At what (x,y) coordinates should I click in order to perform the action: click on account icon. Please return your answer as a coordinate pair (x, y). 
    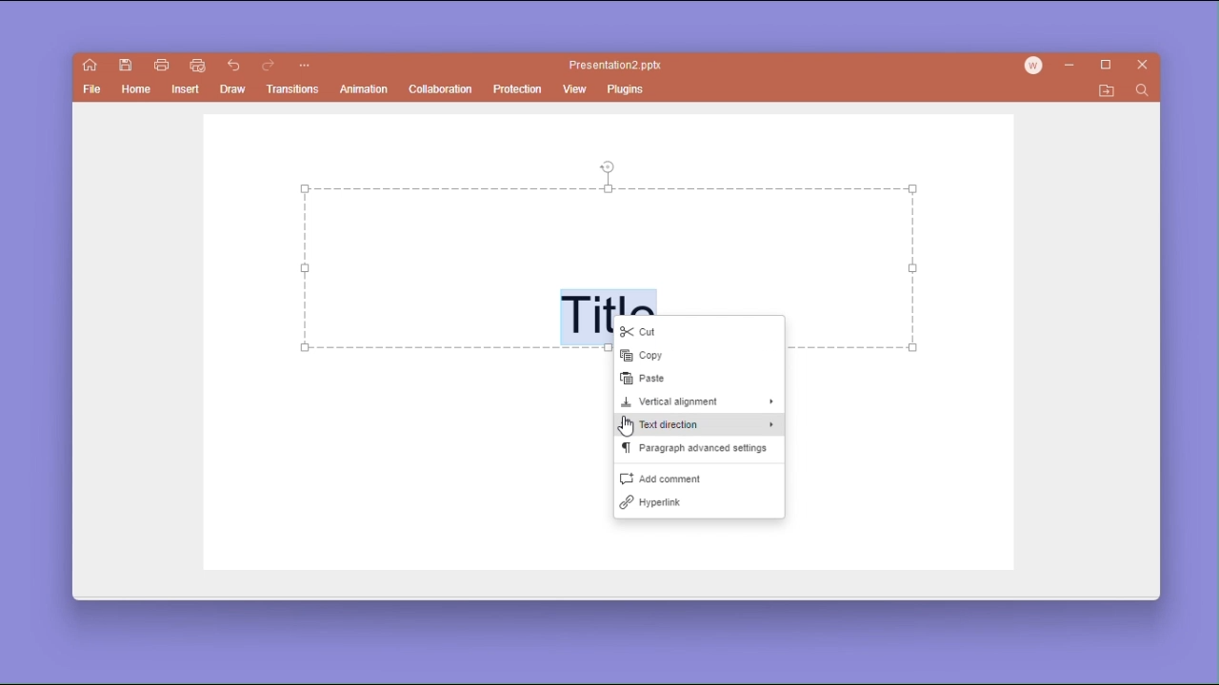
    Looking at the image, I should click on (1037, 66).